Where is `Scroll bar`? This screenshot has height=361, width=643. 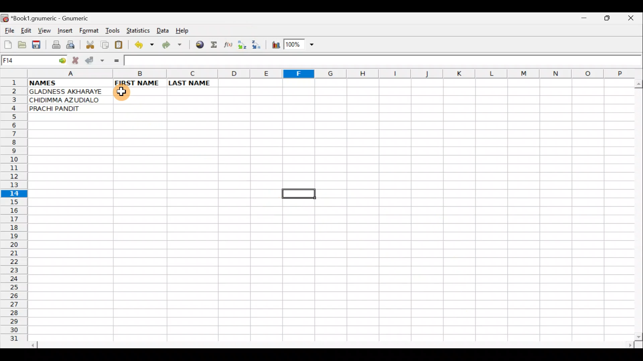
Scroll bar is located at coordinates (333, 344).